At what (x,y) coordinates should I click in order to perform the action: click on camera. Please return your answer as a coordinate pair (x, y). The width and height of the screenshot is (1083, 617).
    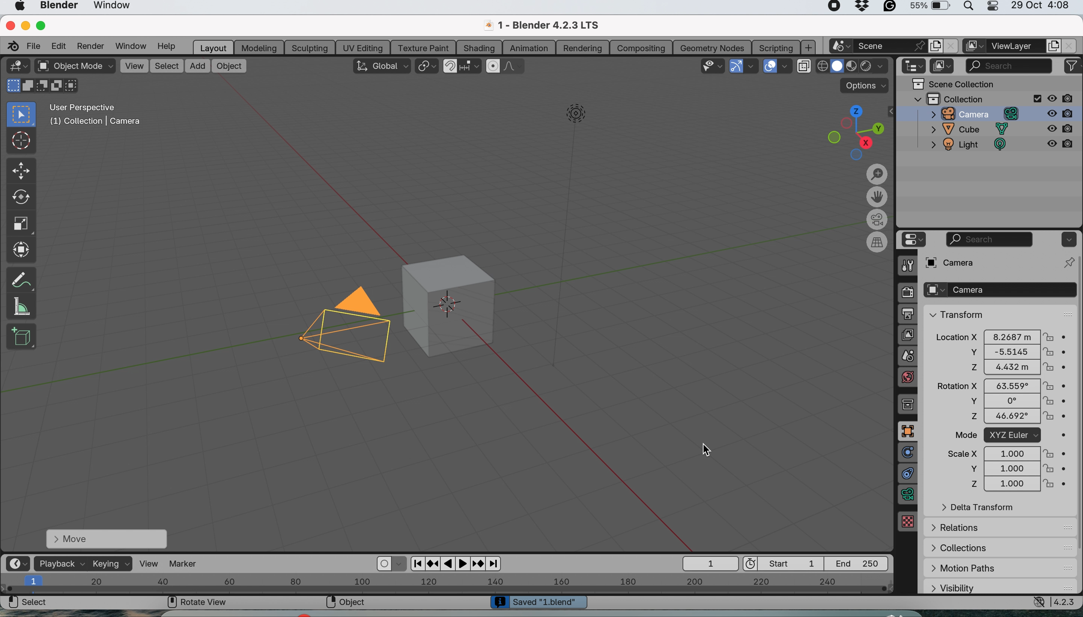
    Looking at the image, I should click on (999, 289).